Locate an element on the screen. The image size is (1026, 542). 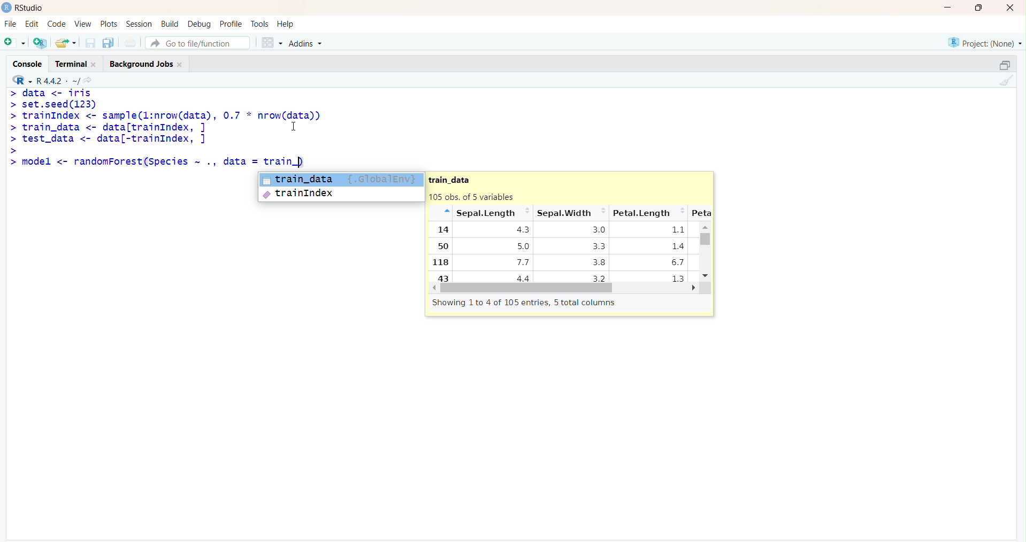
View is located at coordinates (82, 24).